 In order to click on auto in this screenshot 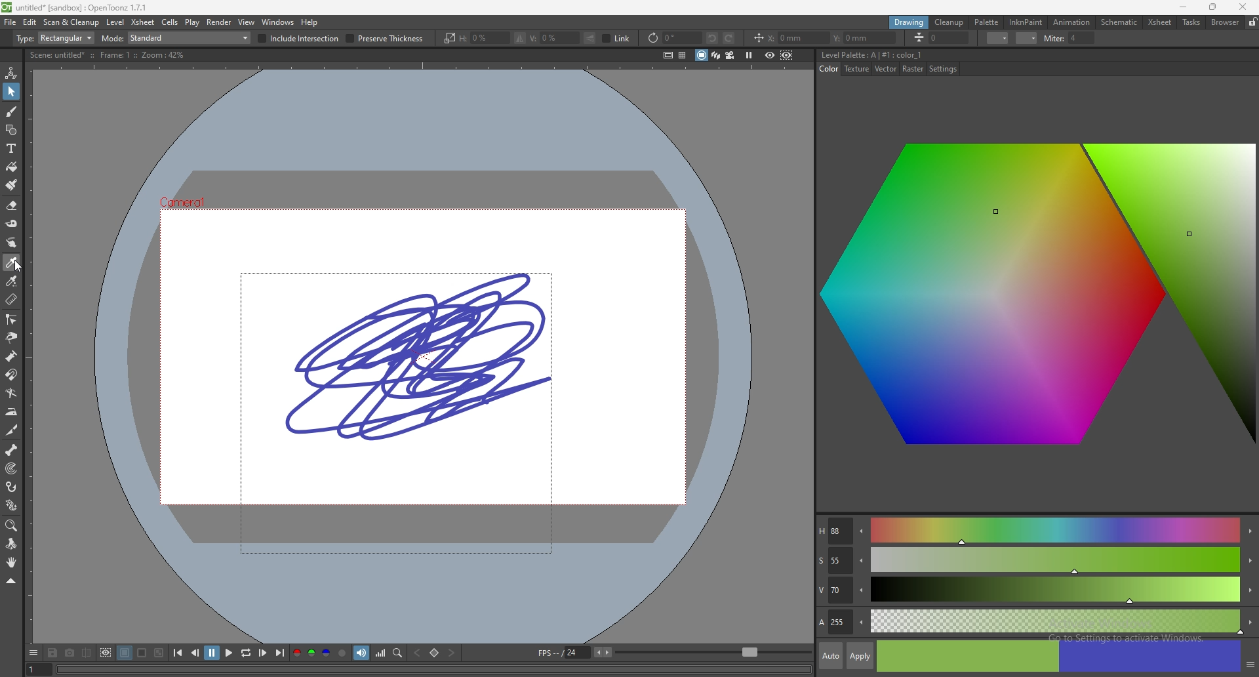, I will do `click(831, 656)`.